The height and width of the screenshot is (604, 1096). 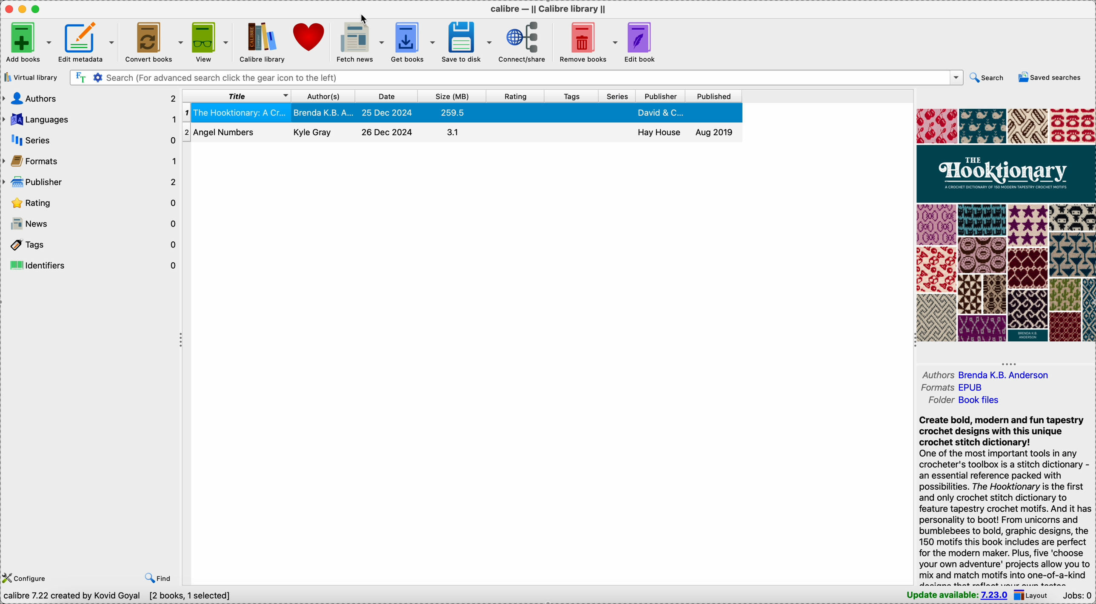 I want to click on news, so click(x=91, y=222).